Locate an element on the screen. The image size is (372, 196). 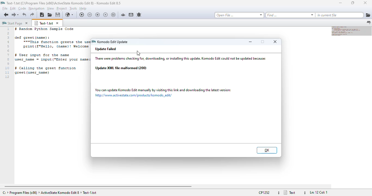
close is located at coordinates (275, 42).